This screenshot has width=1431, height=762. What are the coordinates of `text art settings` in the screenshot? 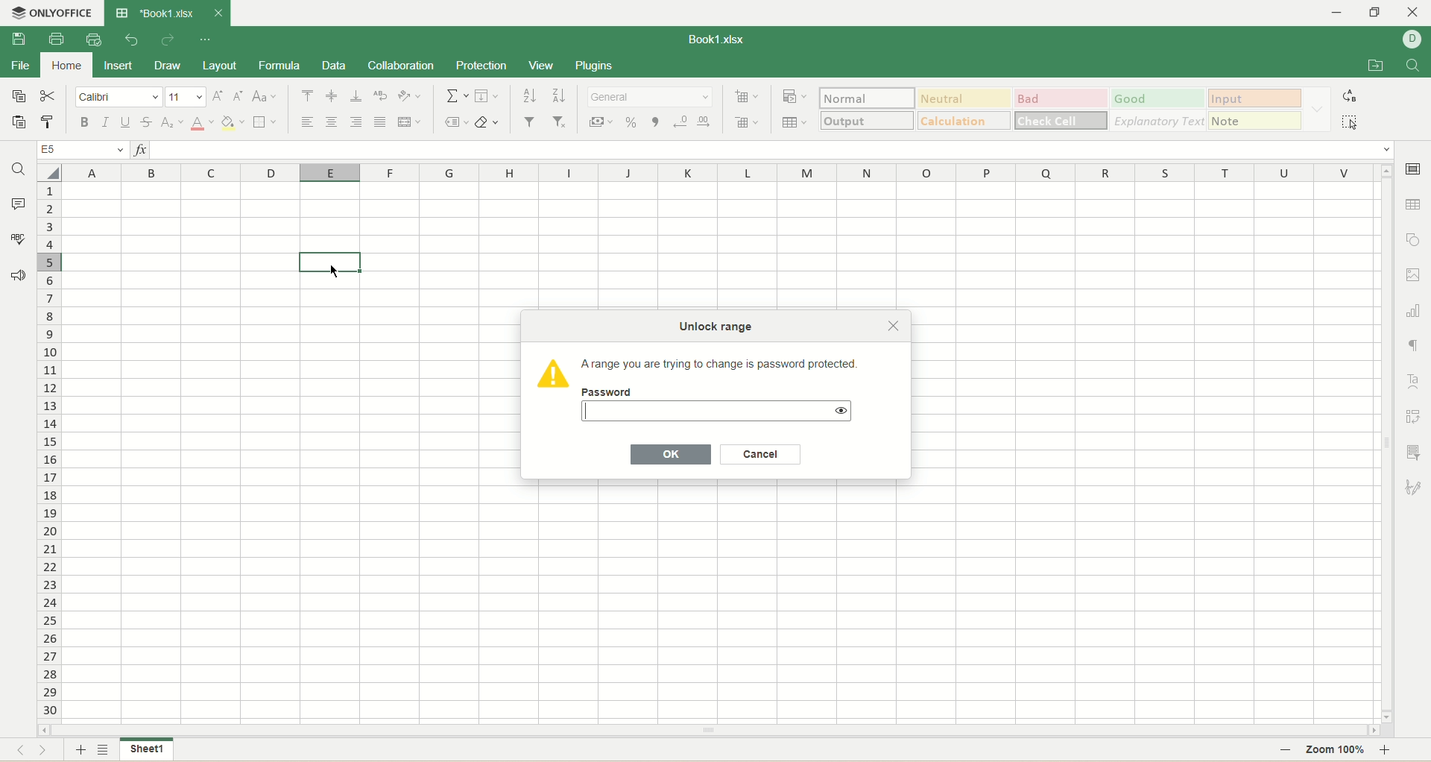 It's located at (1414, 382).